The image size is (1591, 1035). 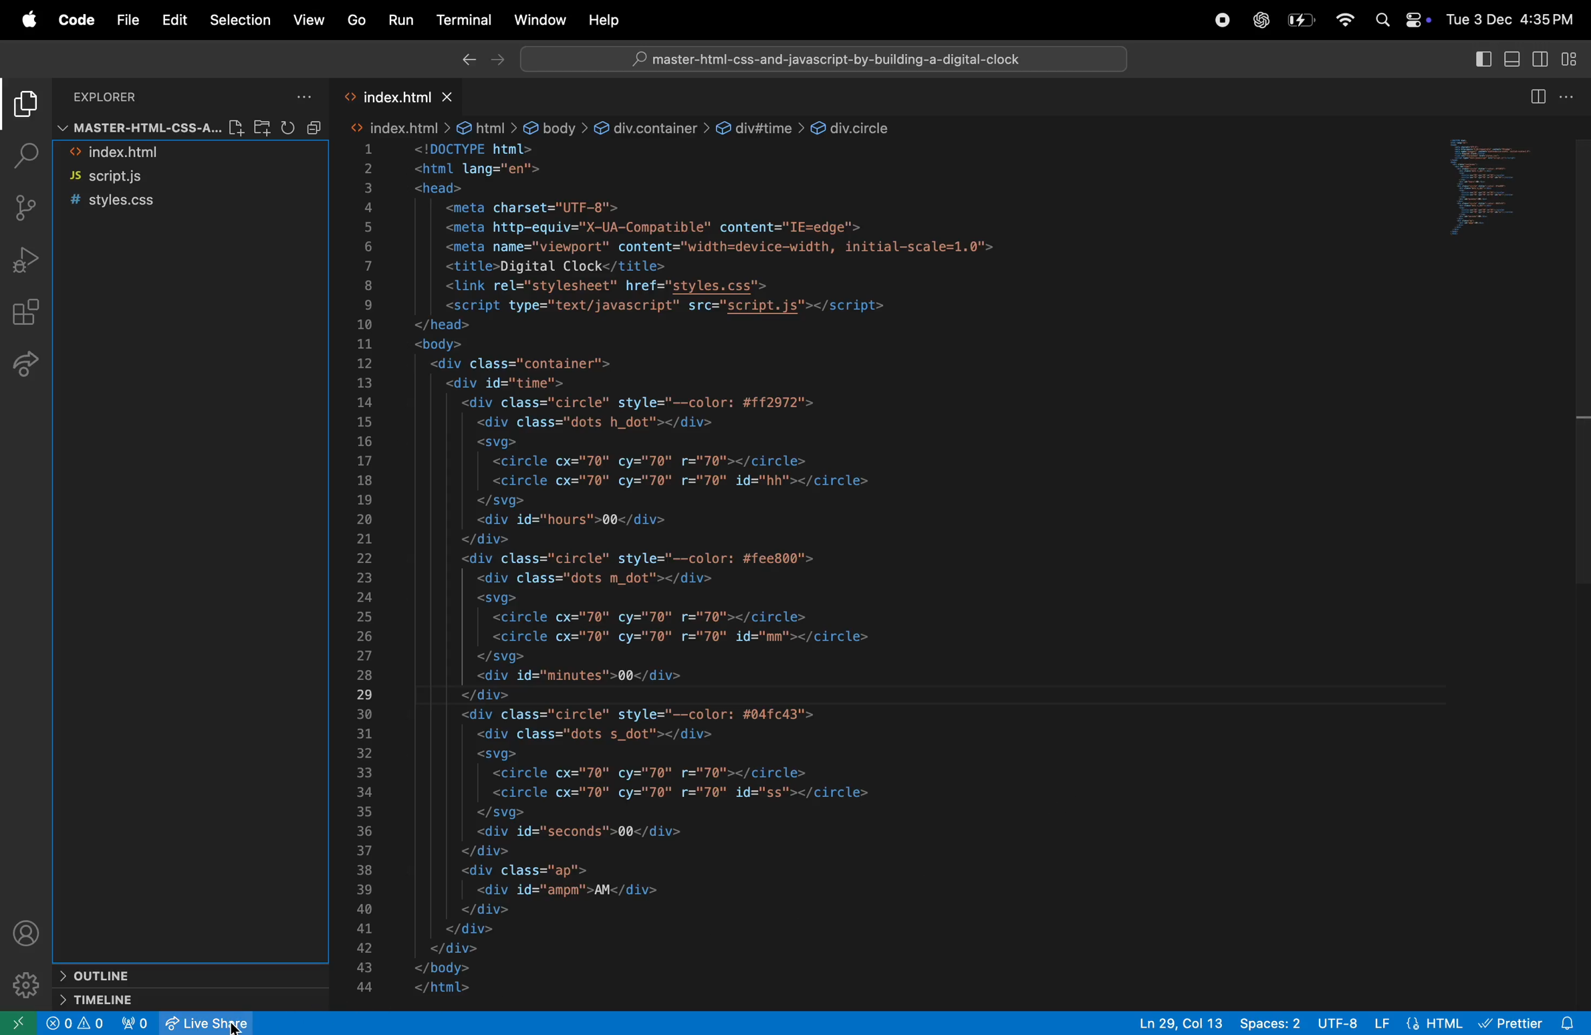 What do you see at coordinates (1327, 1022) in the screenshot?
I see `utf 8` at bounding box center [1327, 1022].